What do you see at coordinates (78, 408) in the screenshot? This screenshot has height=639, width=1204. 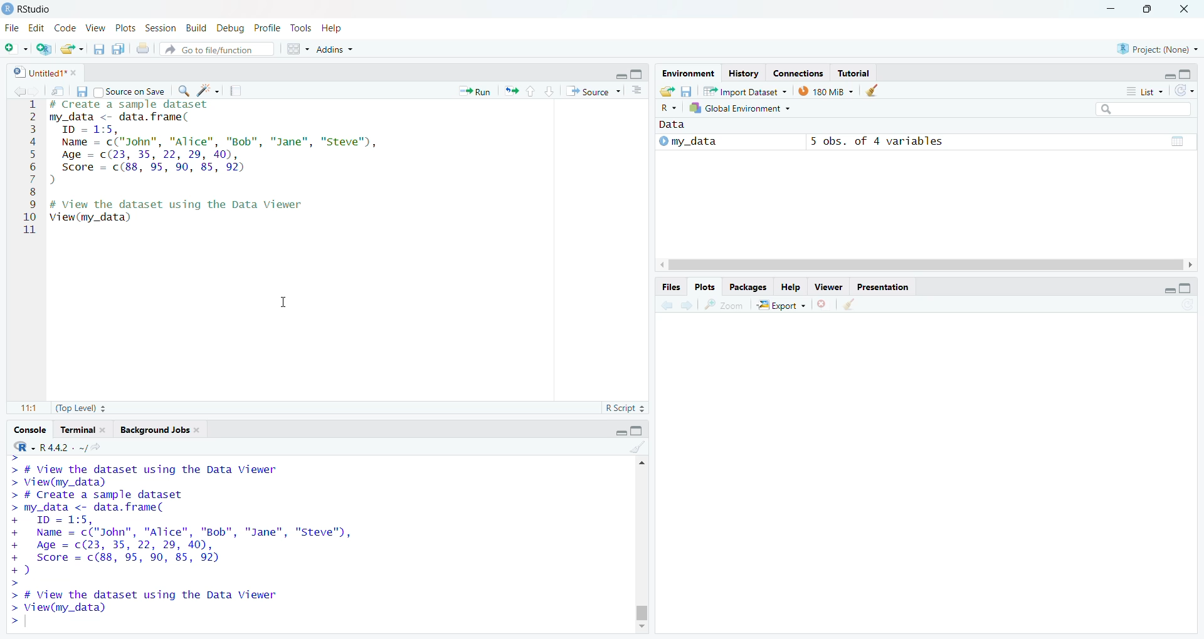 I see `Top Level` at bounding box center [78, 408].